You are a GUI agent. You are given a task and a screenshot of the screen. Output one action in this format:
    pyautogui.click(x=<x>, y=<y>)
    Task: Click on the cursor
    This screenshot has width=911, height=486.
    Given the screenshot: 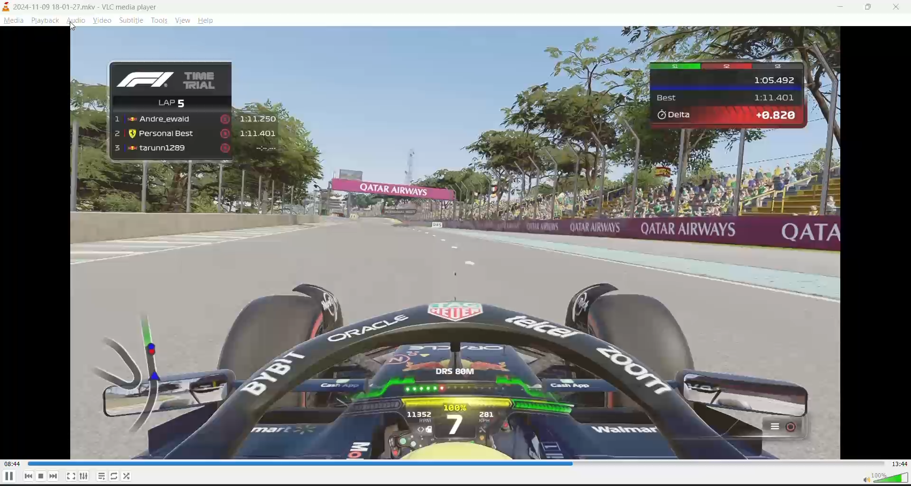 What is the action you would take?
    pyautogui.click(x=75, y=27)
    